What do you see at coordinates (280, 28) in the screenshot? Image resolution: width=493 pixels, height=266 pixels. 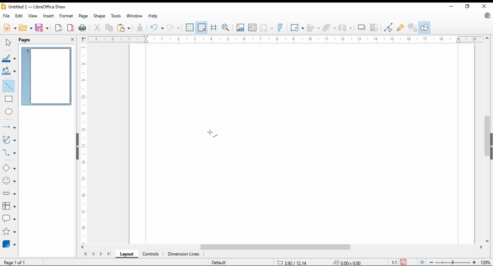 I see `insert fontwork text` at bounding box center [280, 28].